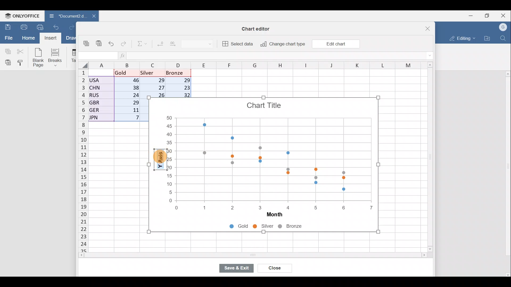 This screenshot has width=511, height=287. I want to click on Save & exit, so click(238, 267).